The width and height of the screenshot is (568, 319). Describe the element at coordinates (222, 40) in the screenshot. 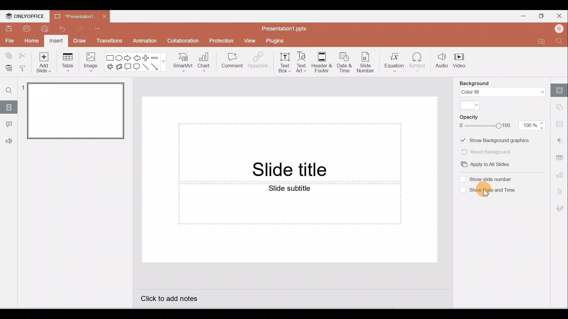

I see `Protection` at that location.